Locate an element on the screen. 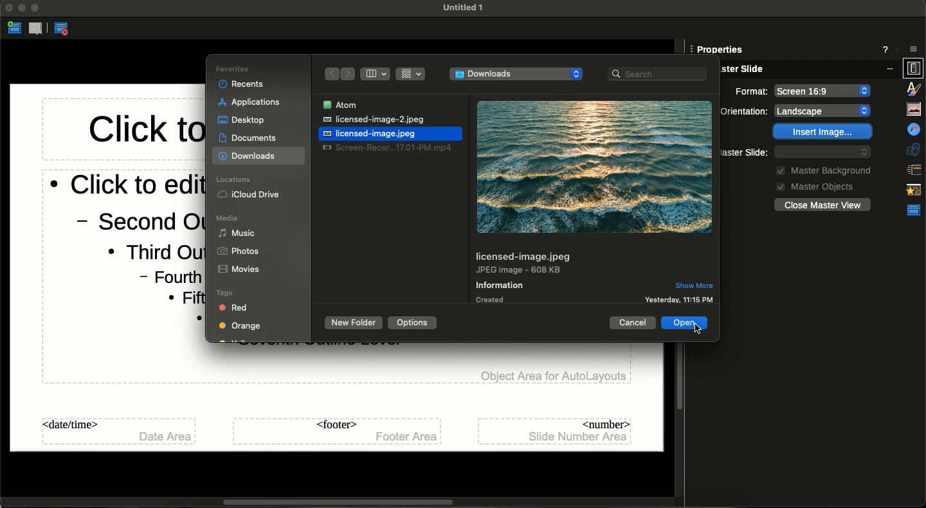 Image resolution: width=926 pixels, height=508 pixels. File is located at coordinates (340, 103).